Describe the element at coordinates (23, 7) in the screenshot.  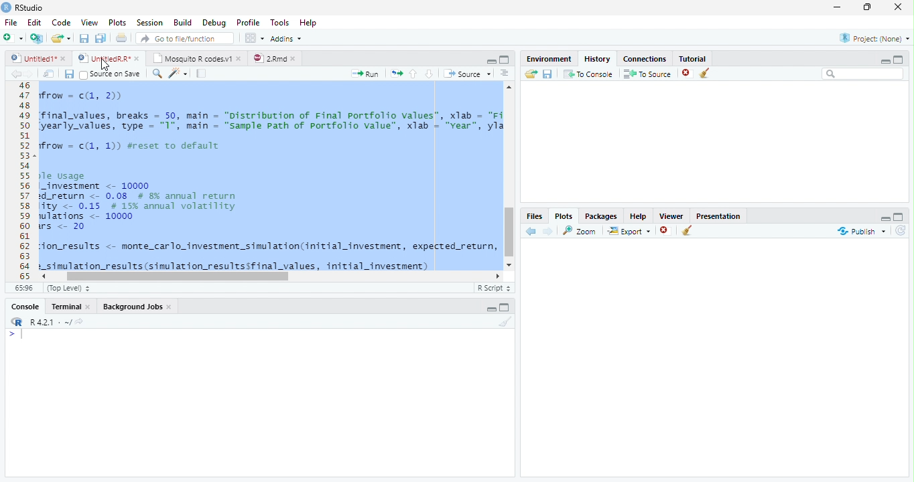
I see `RStudio` at that location.